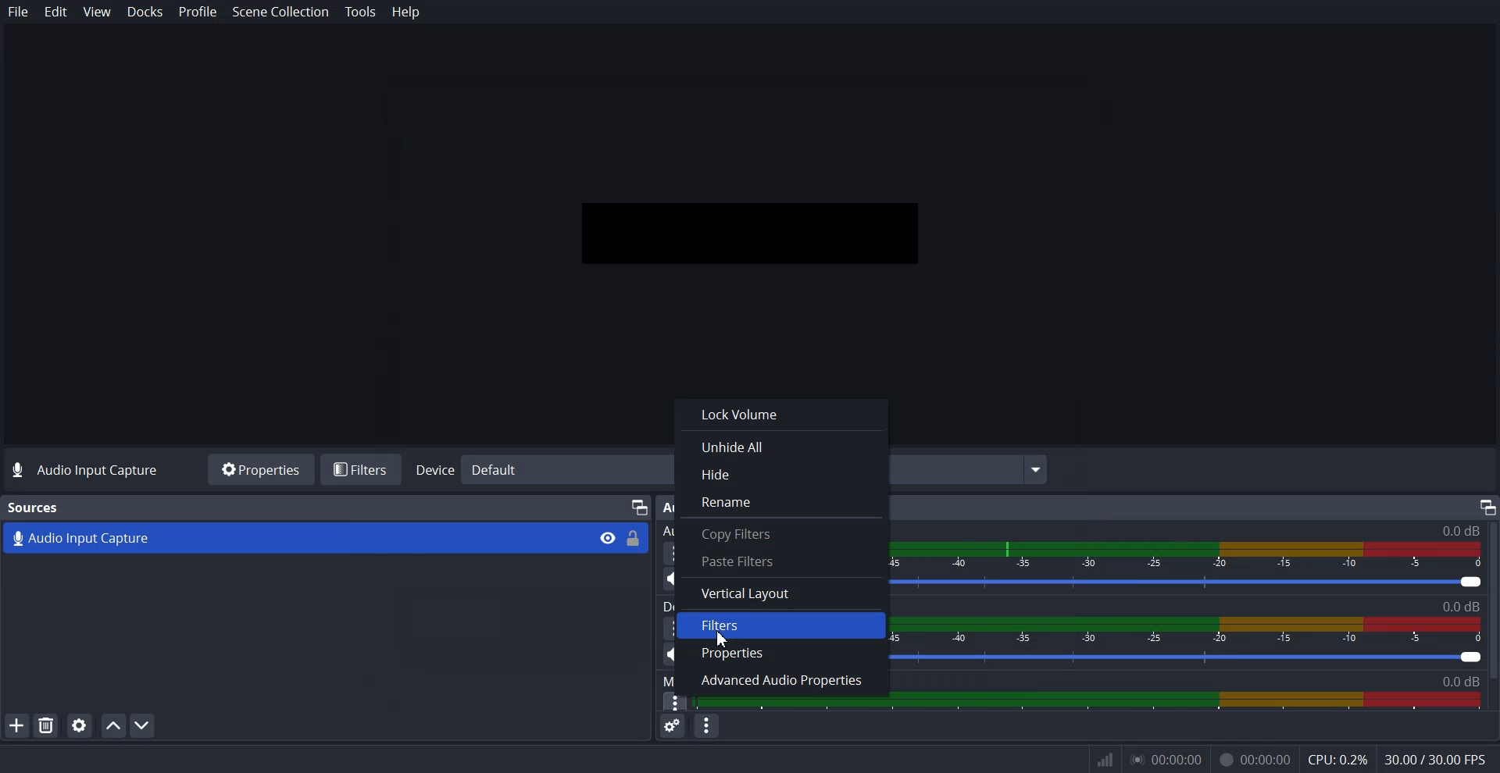 The width and height of the screenshot is (1500, 773). I want to click on More , so click(670, 620).